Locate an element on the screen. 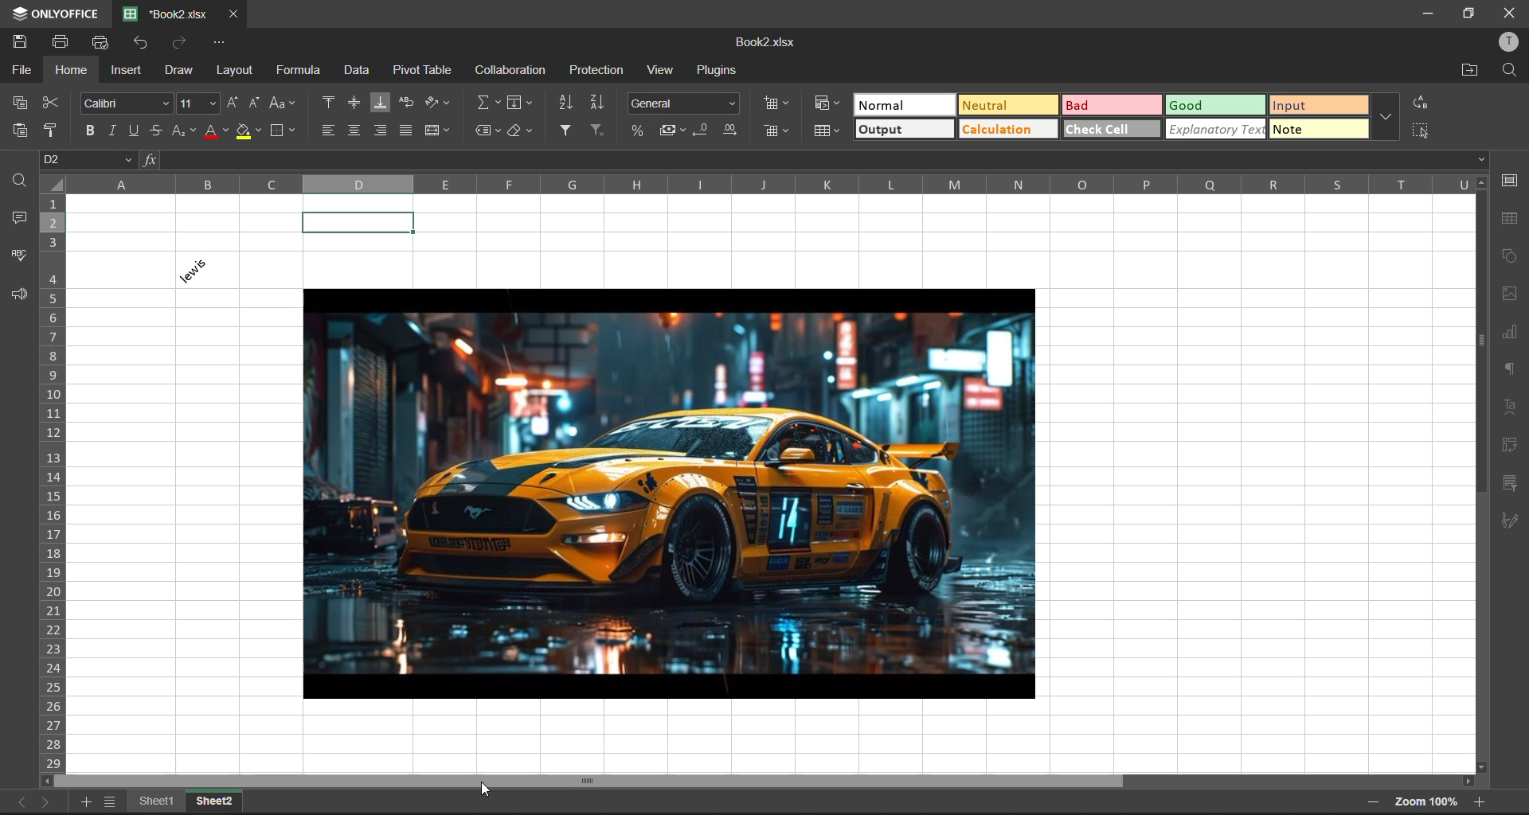 This screenshot has width=1529, height=815. spellcheck is located at coordinates (18, 255).